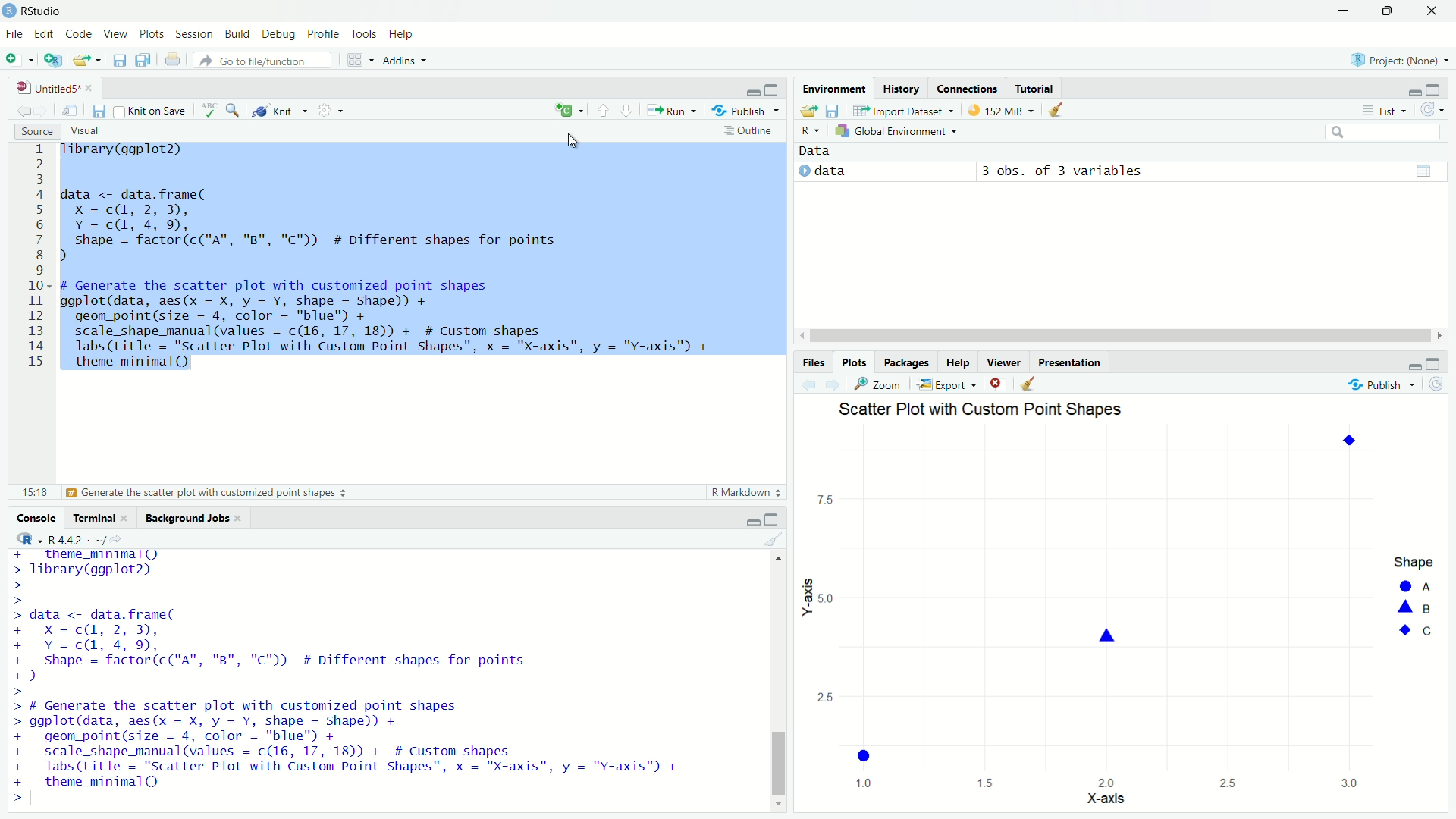  I want to click on Go to file/function, so click(262, 61).